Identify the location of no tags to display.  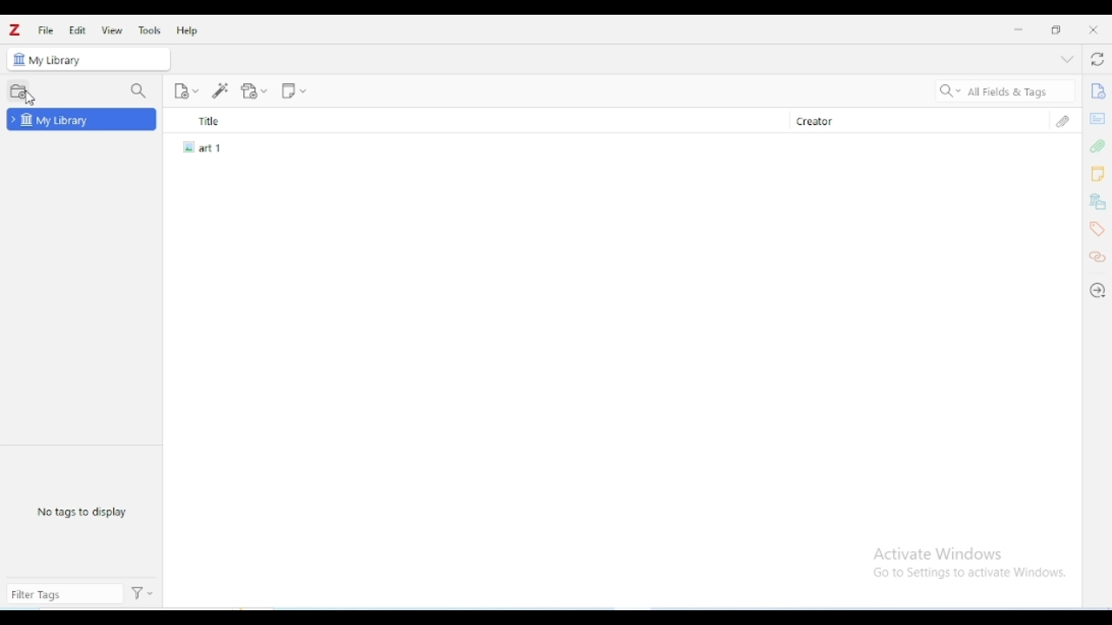
(82, 510).